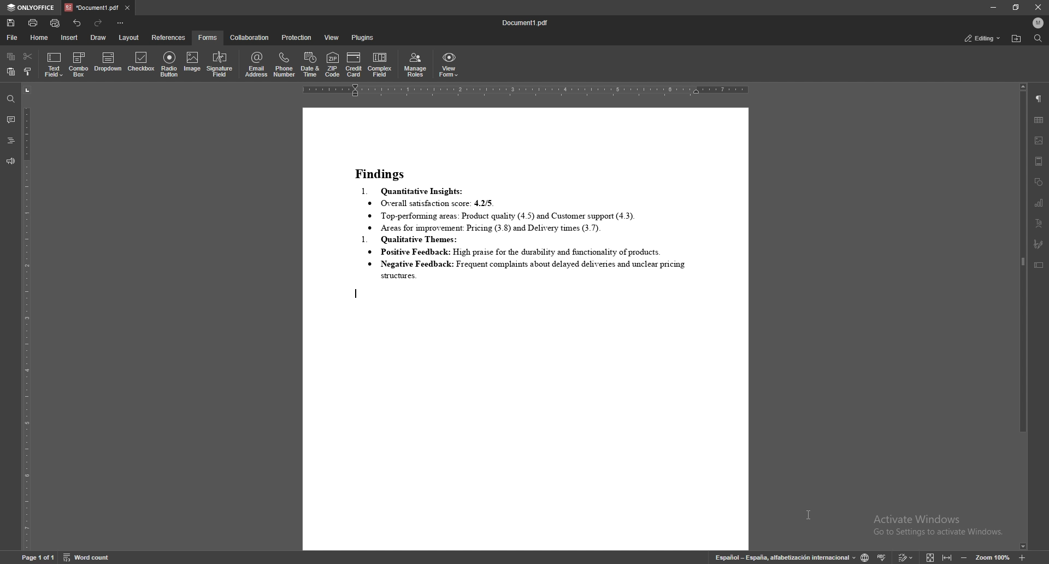 The width and height of the screenshot is (1049, 564). Describe the element at coordinates (40, 38) in the screenshot. I see `home` at that location.